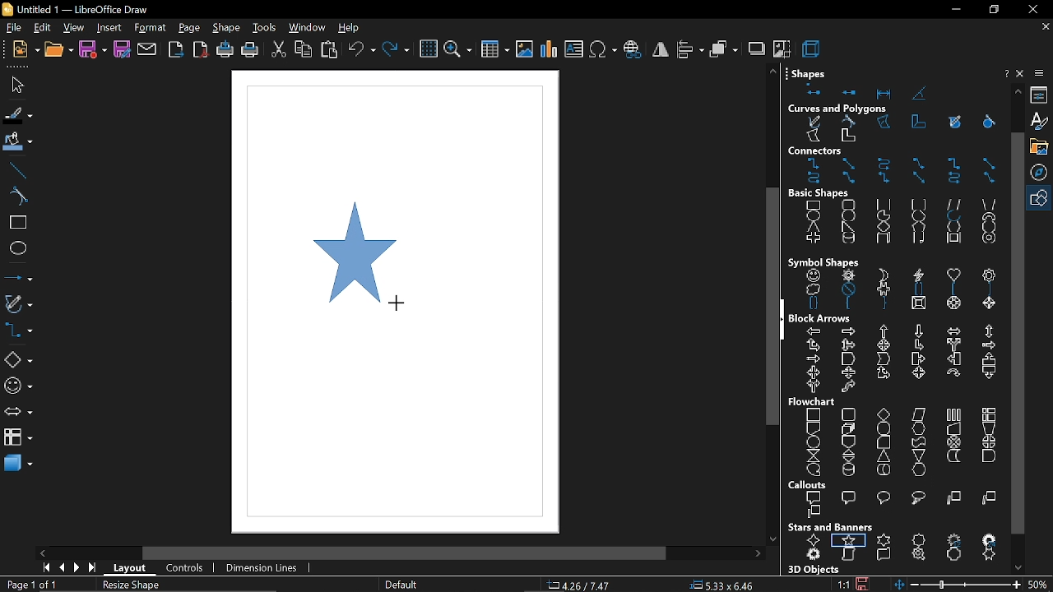  Describe the element at coordinates (303, 50) in the screenshot. I see `copy` at that location.